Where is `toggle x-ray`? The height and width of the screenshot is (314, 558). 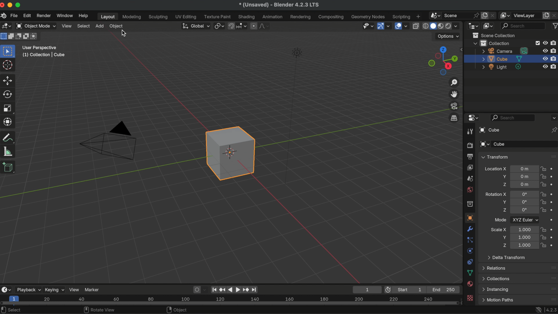 toggle x-ray is located at coordinates (416, 26).